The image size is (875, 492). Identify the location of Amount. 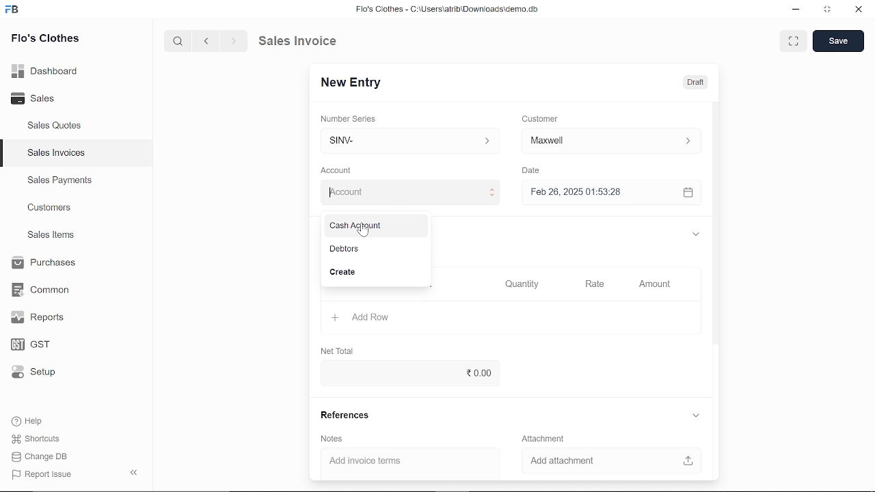
(655, 284).